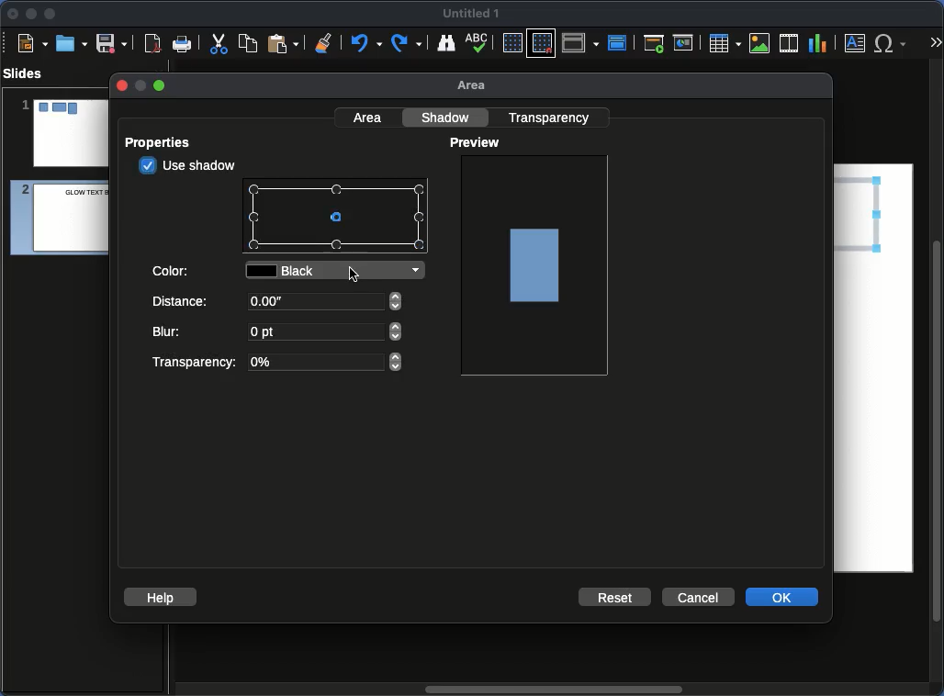 This screenshot has height=696, width=944. What do you see at coordinates (760, 43) in the screenshot?
I see `Image` at bounding box center [760, 43].